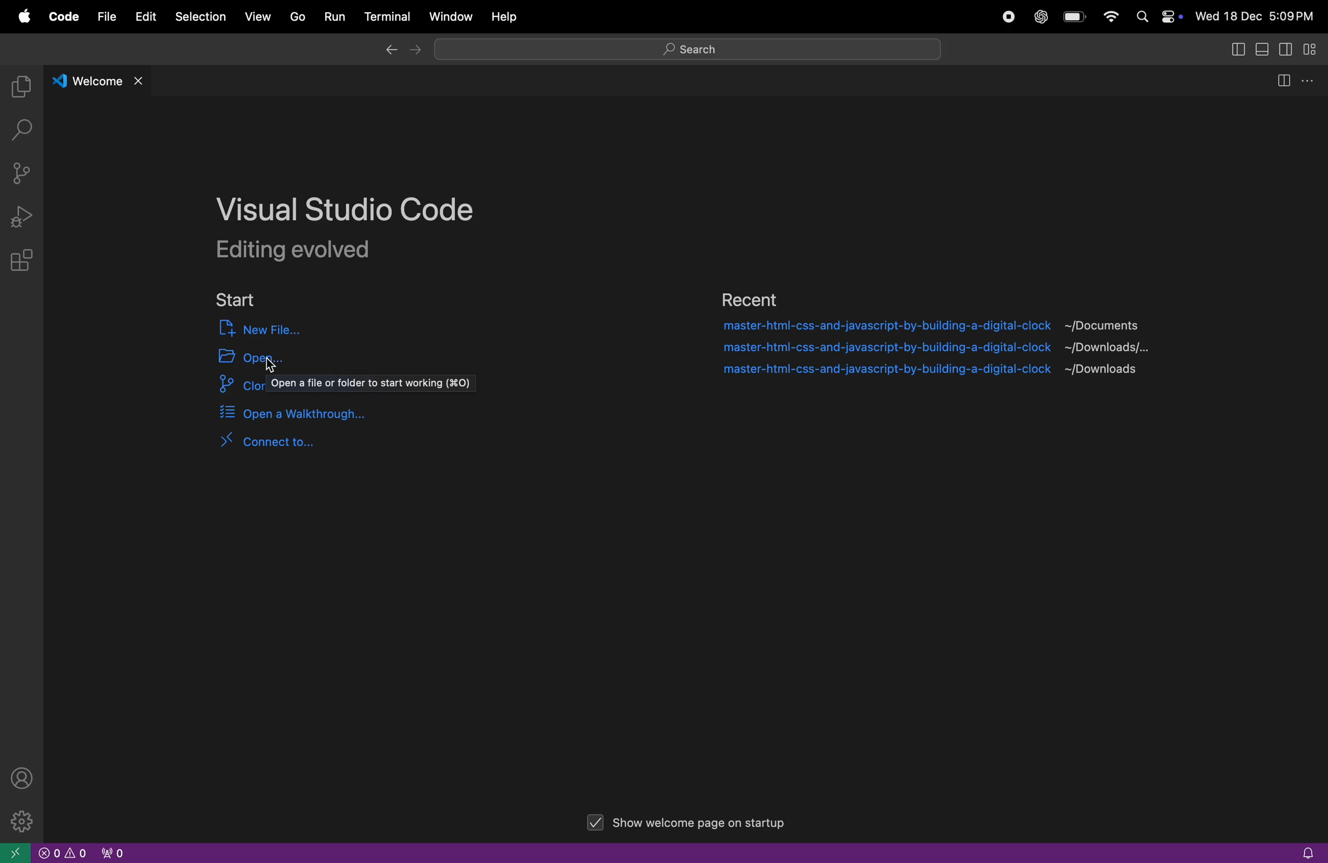  What do you see at coordinates (1297, 851) in the screenshot?
I see `alert` at bounding box center [1297, 851].